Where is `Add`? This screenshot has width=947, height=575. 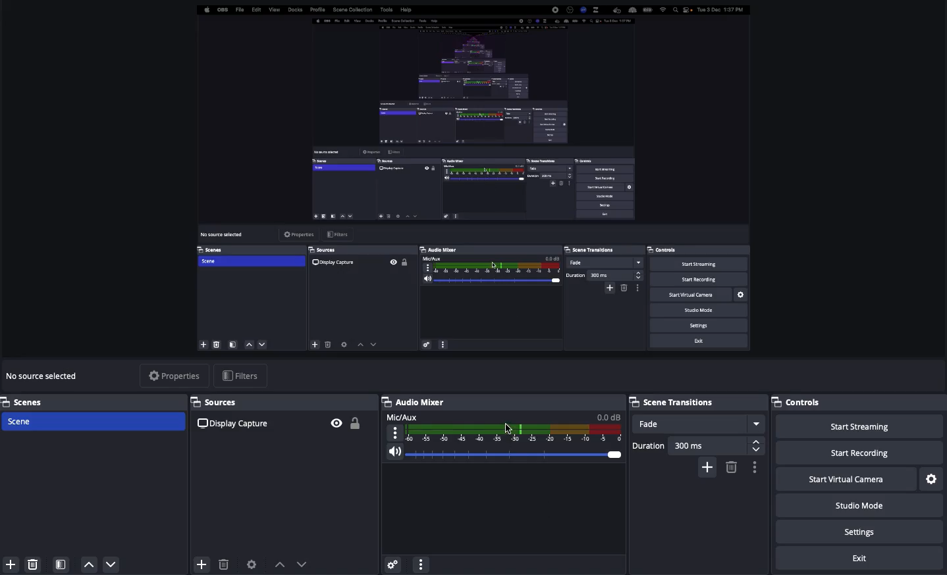 Add is located at coordinates (707, 468).